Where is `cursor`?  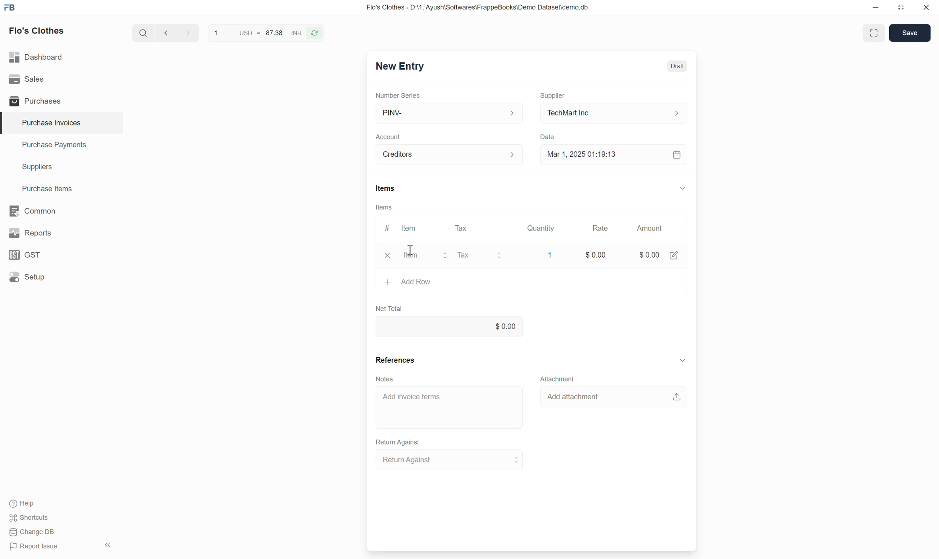 cursor is located at coordinates (412, 248).